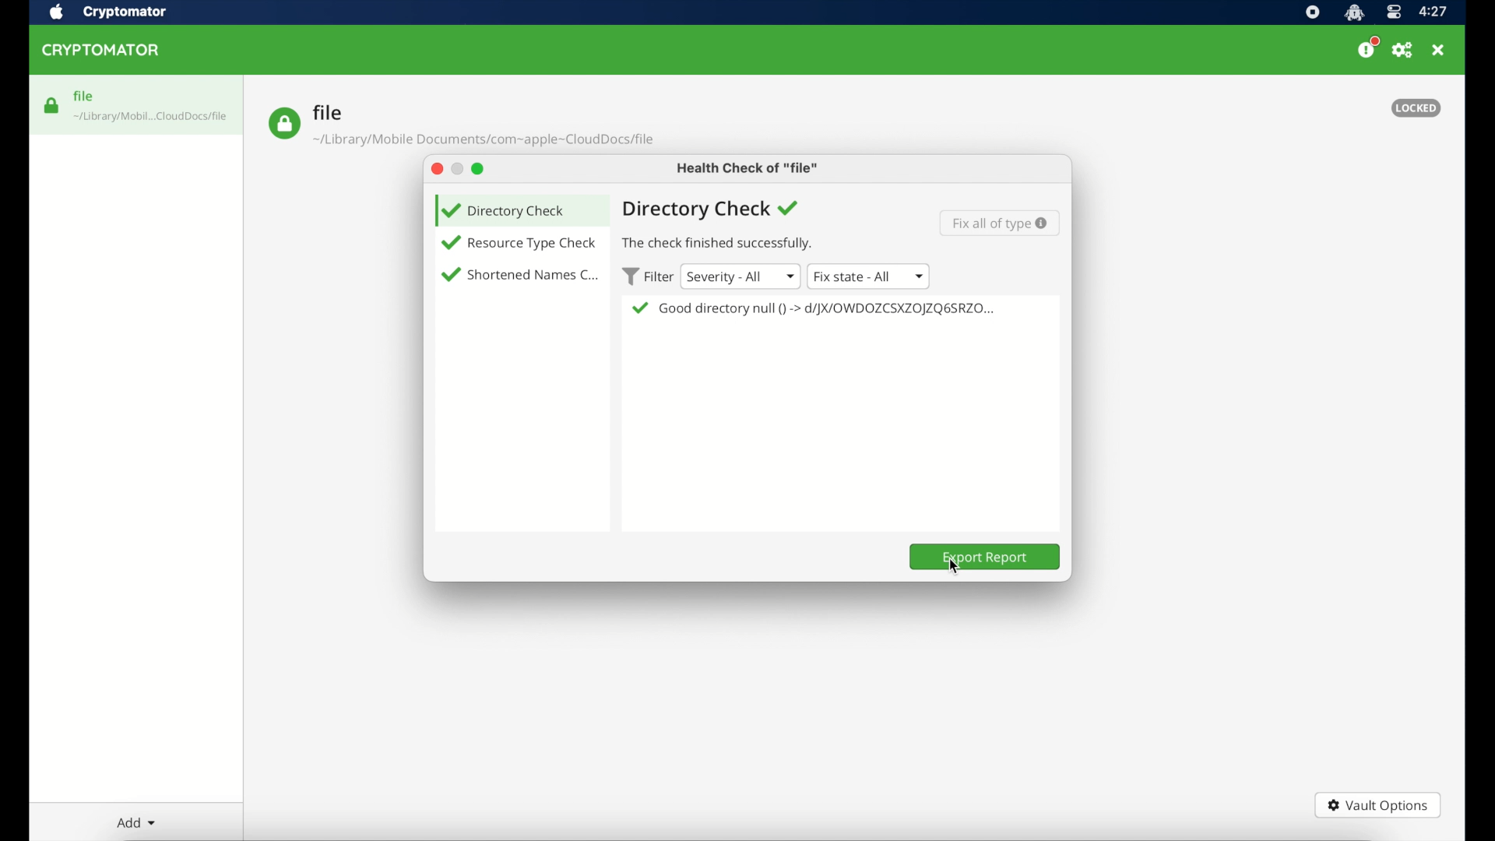  What do you see at coordinates (56, 12) in the screenshot?
I see `apple icon` at bounding box center [56, 12].